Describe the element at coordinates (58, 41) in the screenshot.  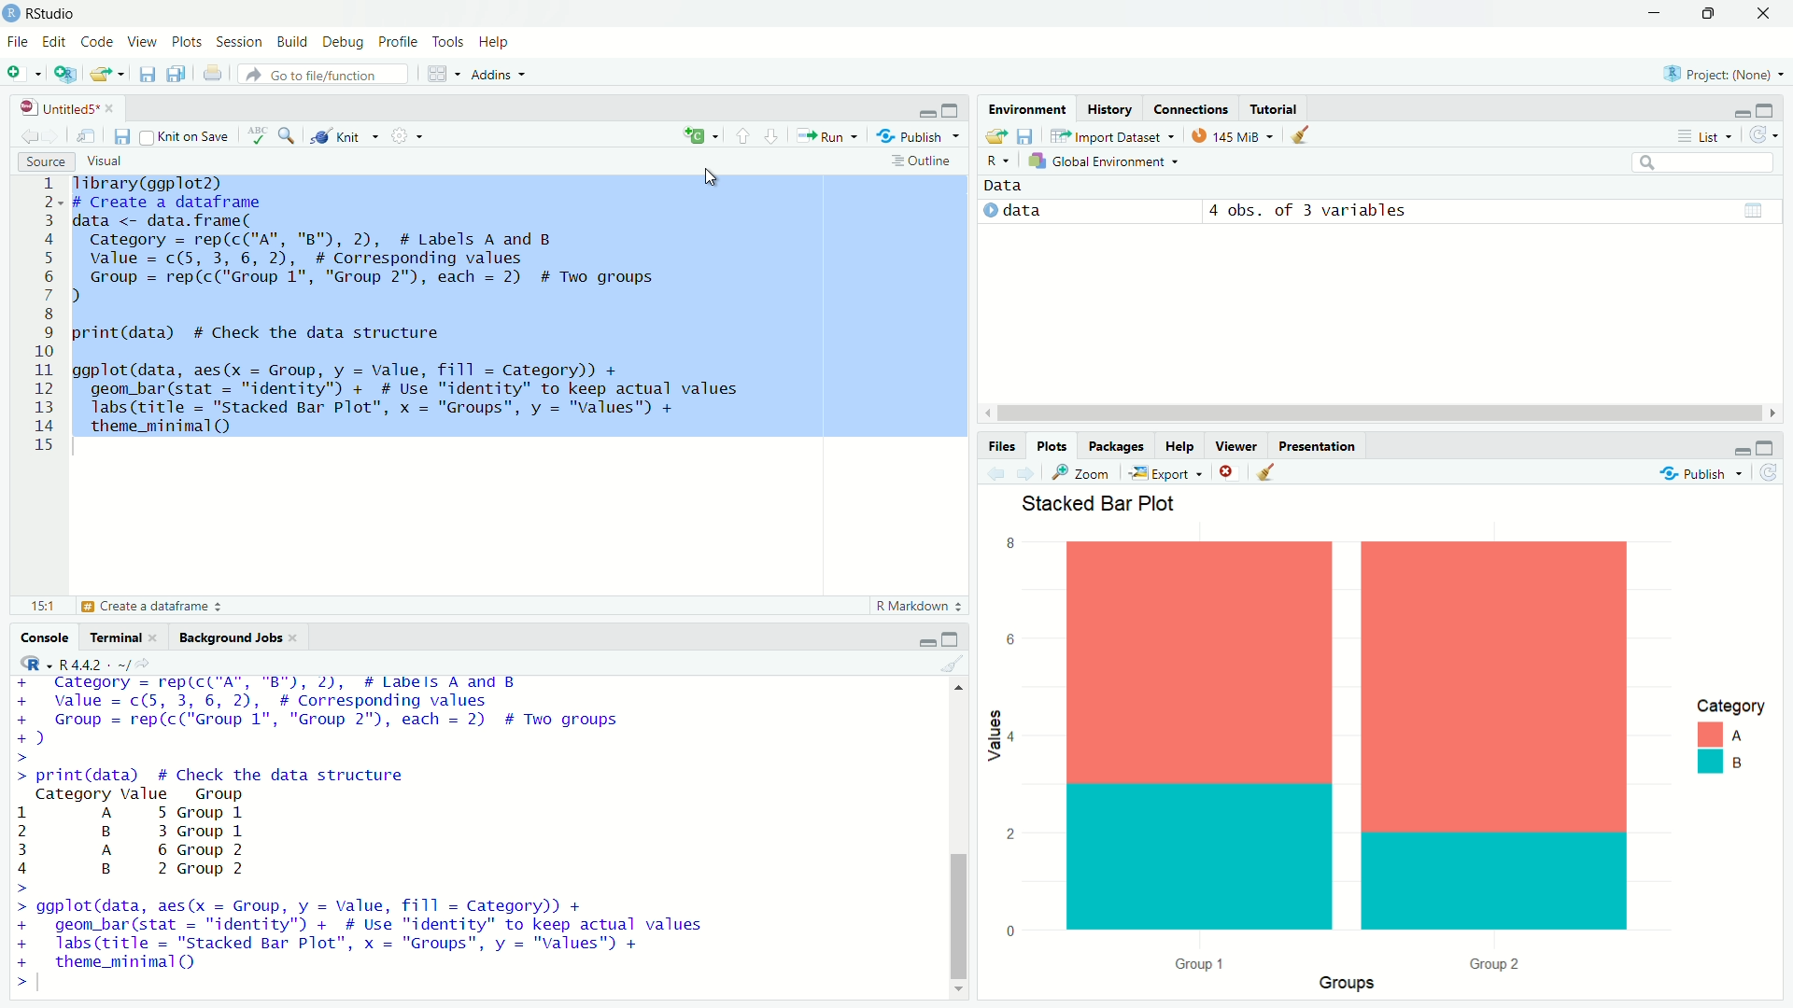
I see `Edit` at that location.